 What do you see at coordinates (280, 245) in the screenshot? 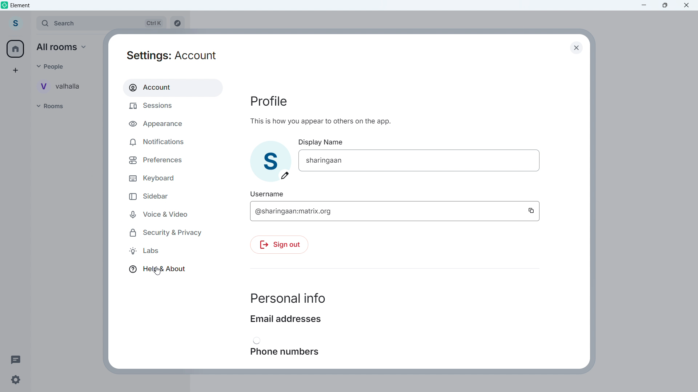
I see `Sign out ` at bounding box center [280, 245].